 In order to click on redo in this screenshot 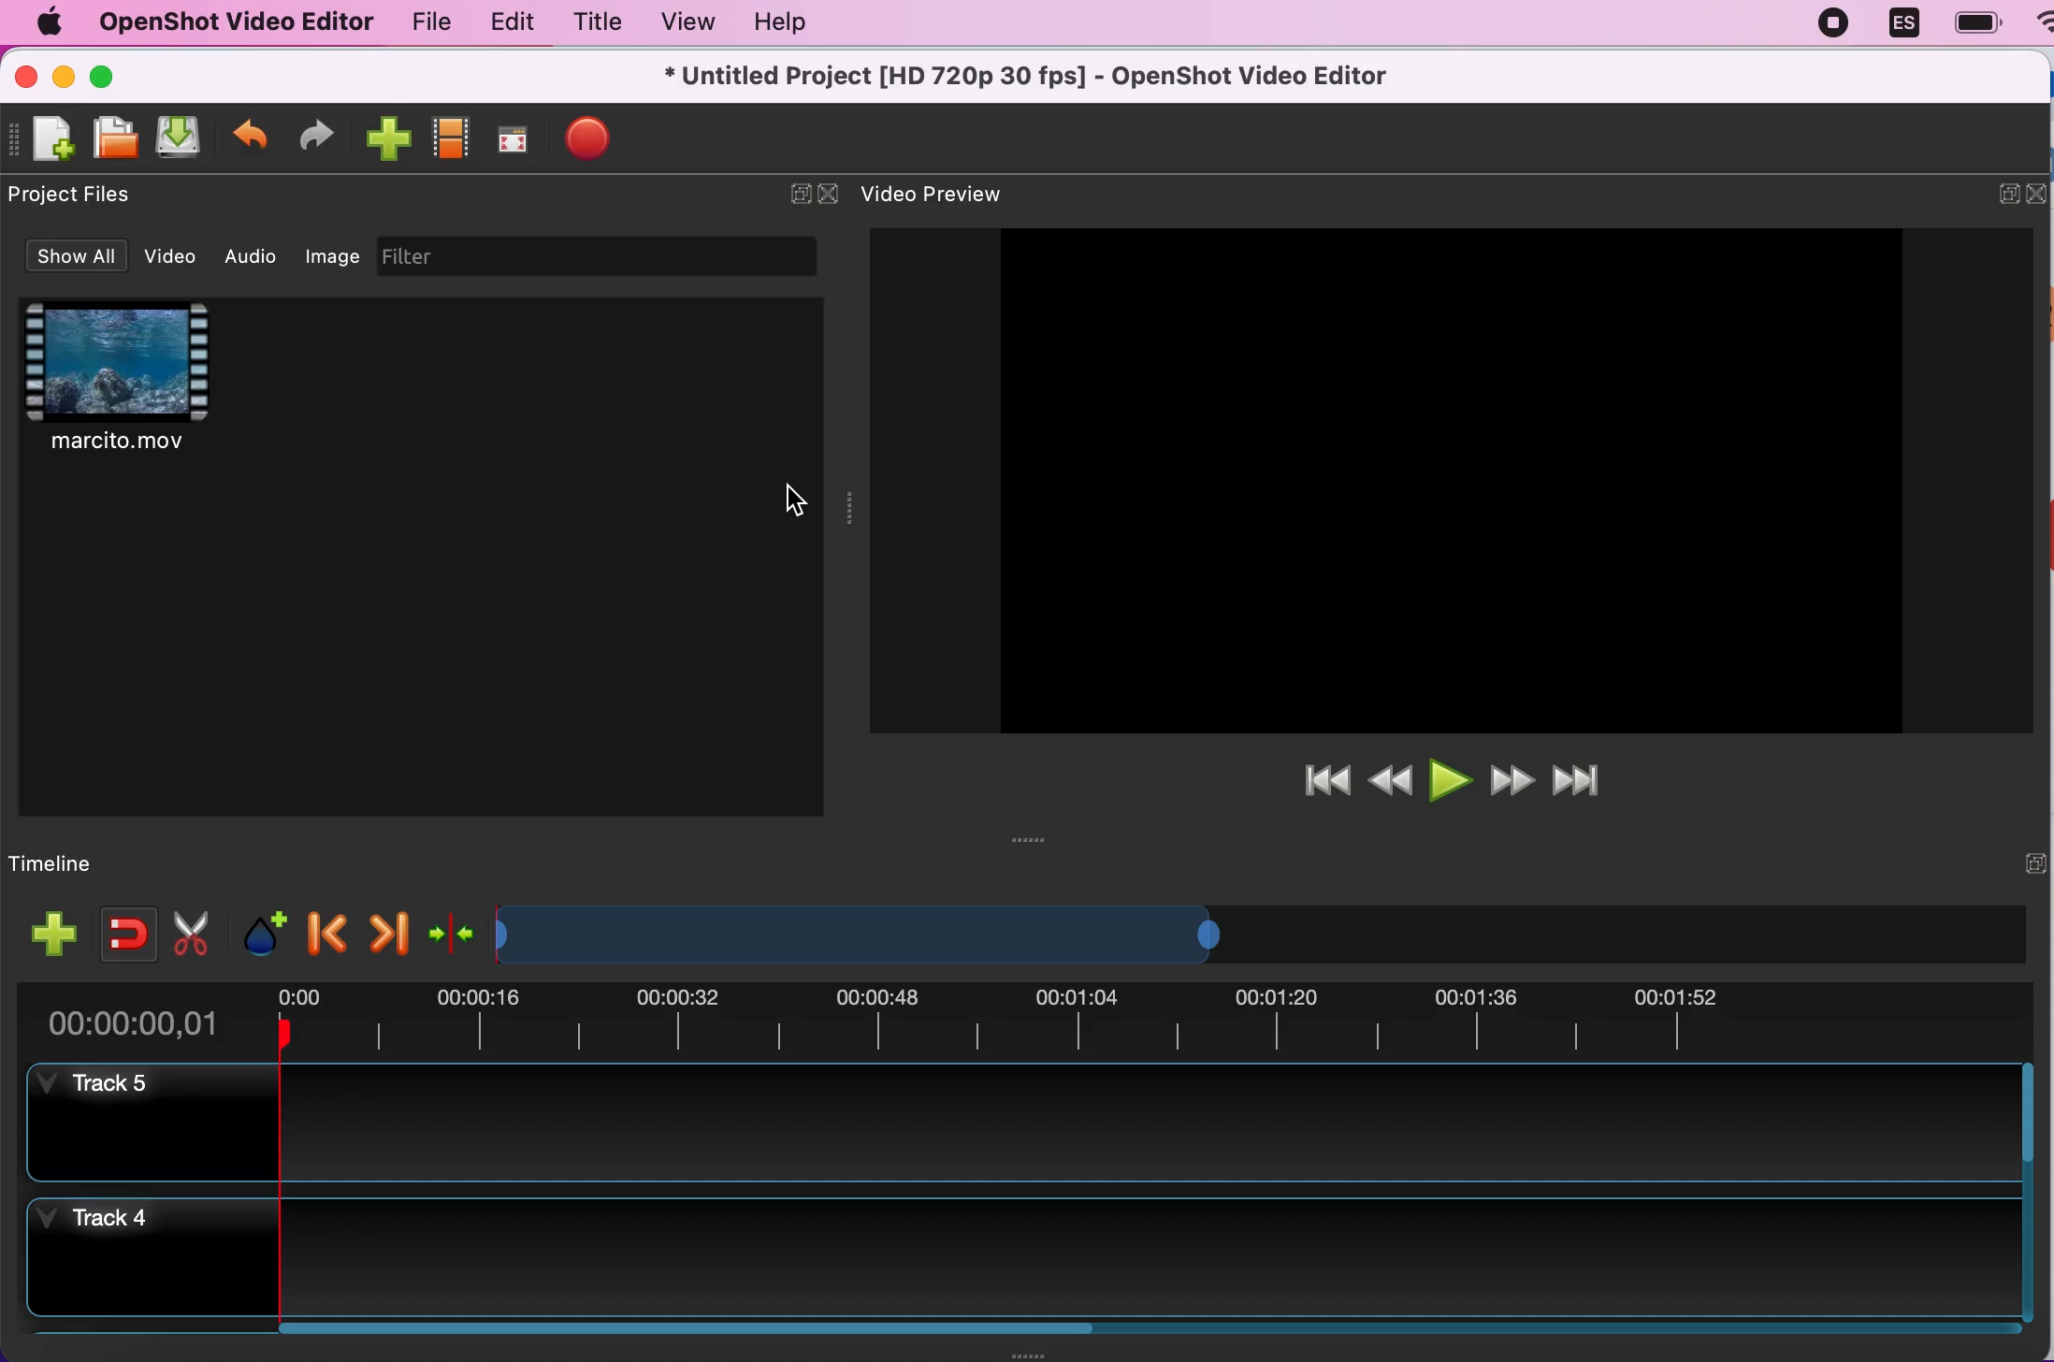, I will do `click(318, 138)`.